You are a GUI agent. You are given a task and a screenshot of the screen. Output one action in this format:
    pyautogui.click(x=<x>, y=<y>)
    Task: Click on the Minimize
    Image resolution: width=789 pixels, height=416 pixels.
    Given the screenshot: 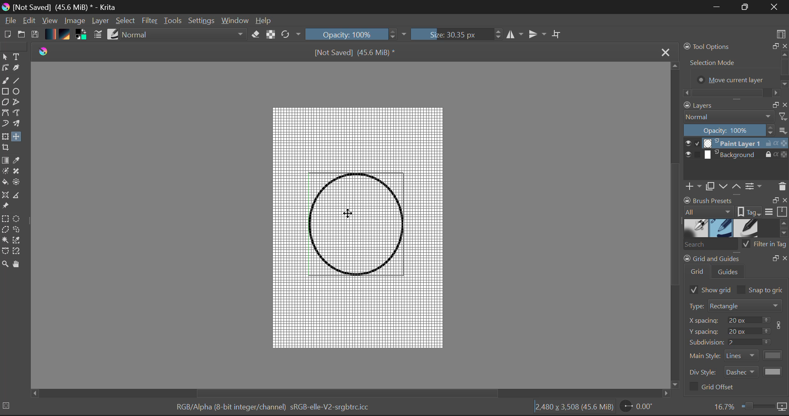 What is the action you would take?
    pyautogui.click(x=745, y=7)
    